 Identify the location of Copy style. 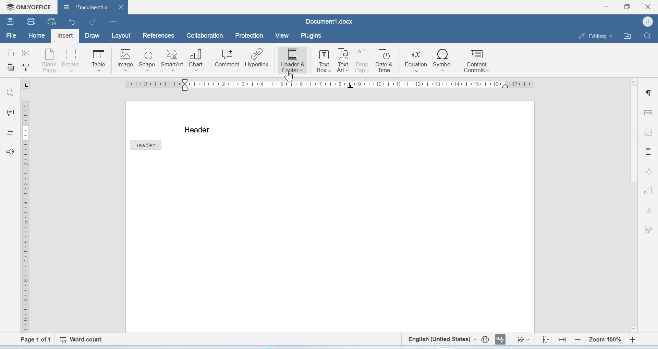
(25, 68).